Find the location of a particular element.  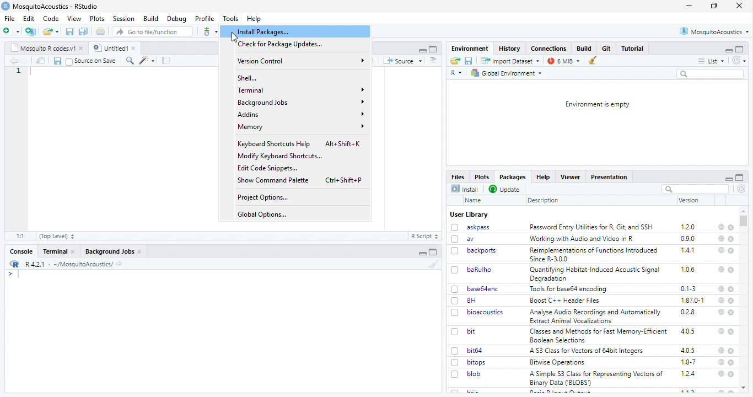

close is located at coordinates (732, 363).